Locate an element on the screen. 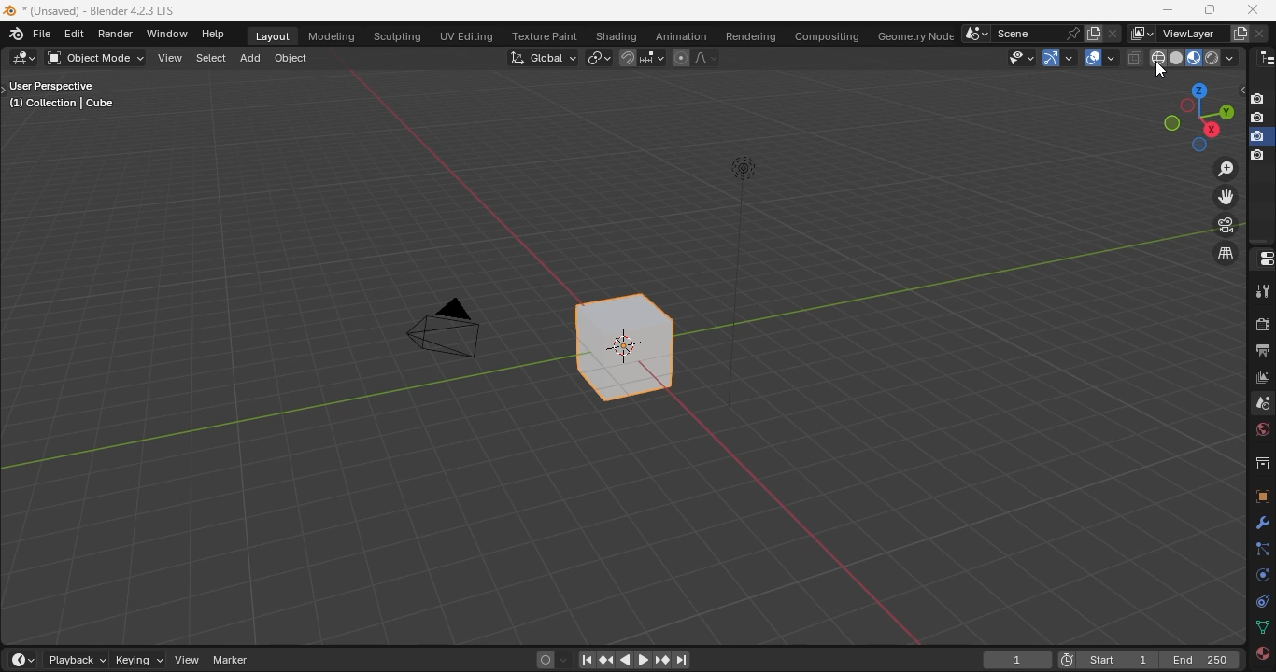 This screenshot has height=672, width=1276. show gizmo is located at coordinates (1058, 58).